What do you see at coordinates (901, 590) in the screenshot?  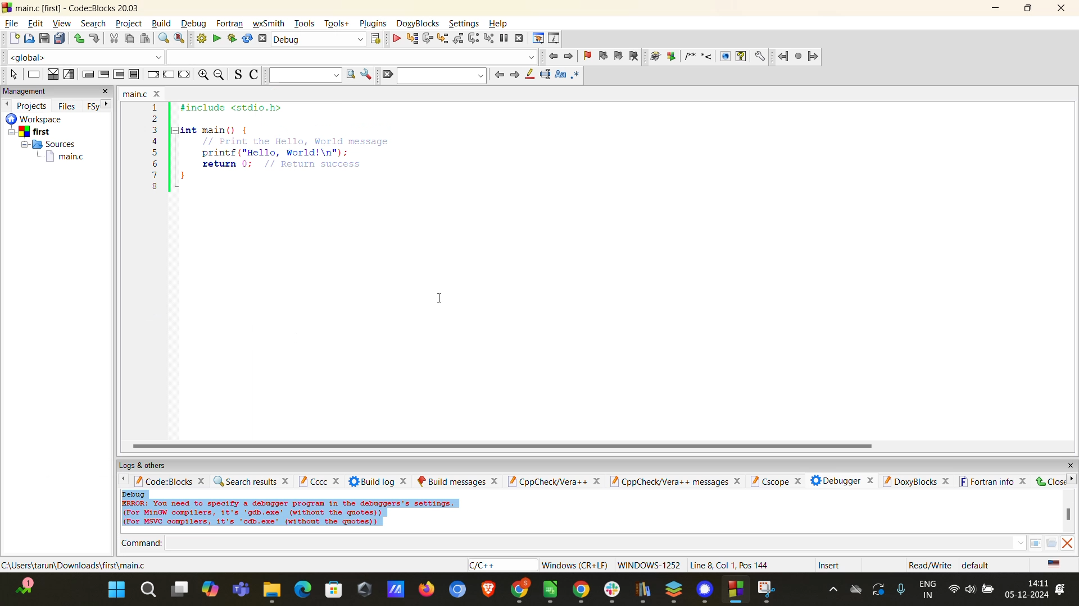 I see `mic` at bounding box center [901, 590].